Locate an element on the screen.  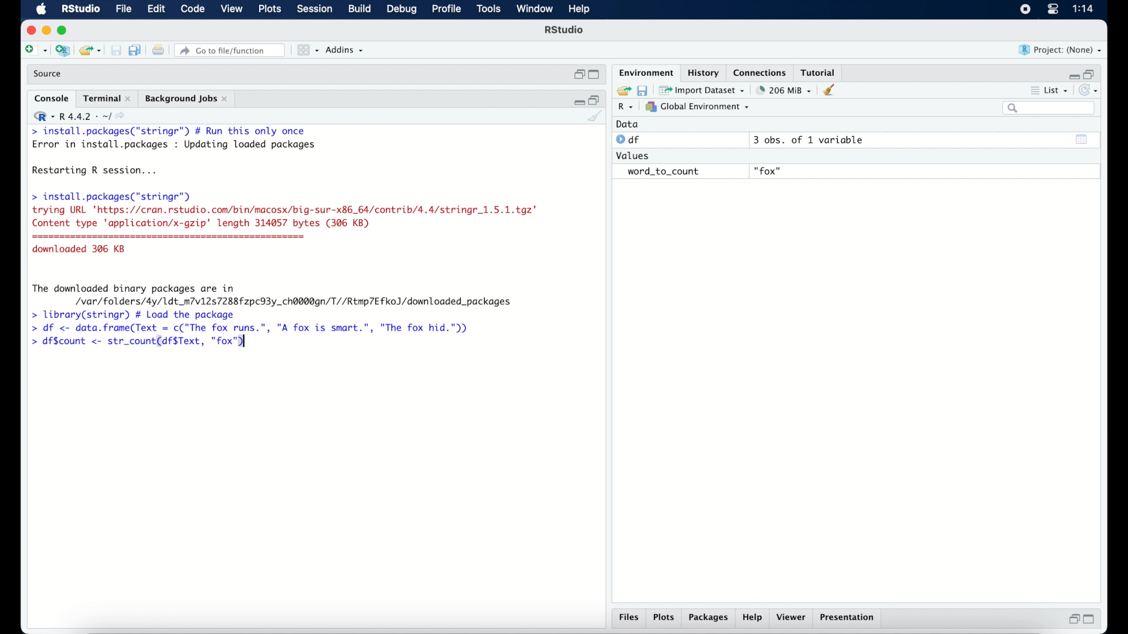
window is located at coordinates (535, 9).